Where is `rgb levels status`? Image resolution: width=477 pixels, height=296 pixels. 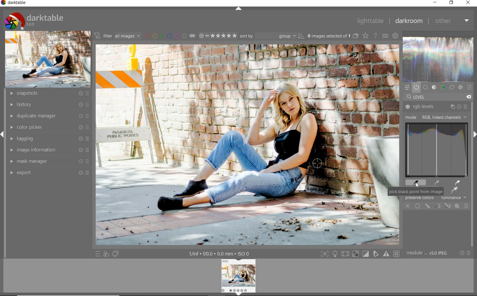
rgb levels status is located at coordinates (408, 108).